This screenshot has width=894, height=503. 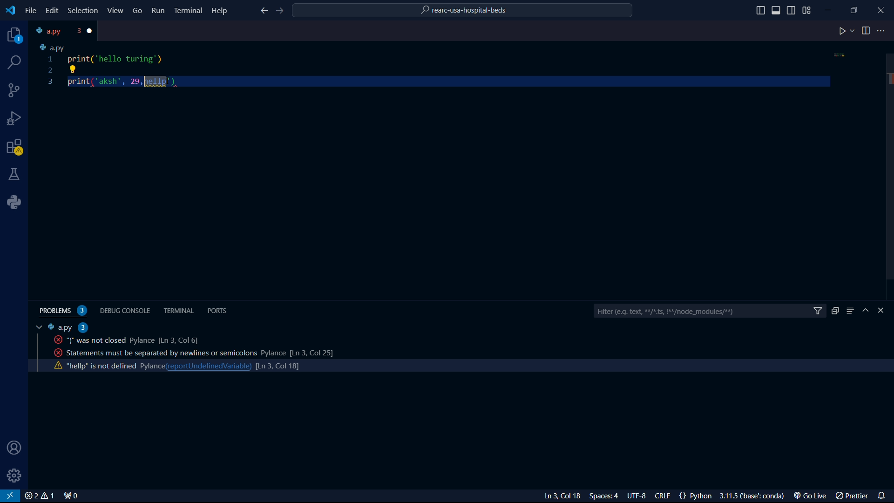 What do you see at coordinates (9, 9) in the screenshot?
I see `VS Code logo` at bounding box center [9, 9].